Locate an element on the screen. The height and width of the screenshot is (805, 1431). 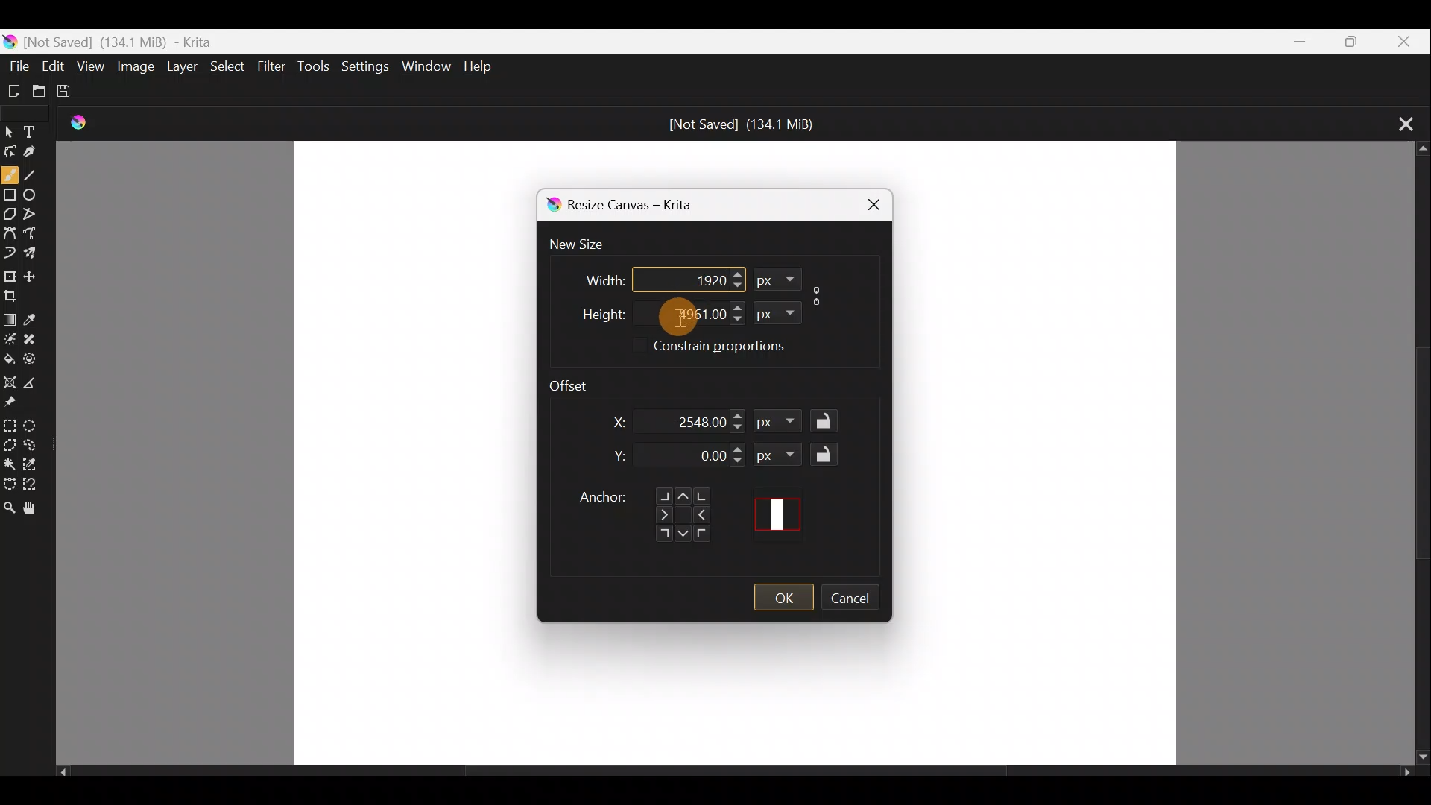
Freehand brush tool is located at coordinates (10, 174).